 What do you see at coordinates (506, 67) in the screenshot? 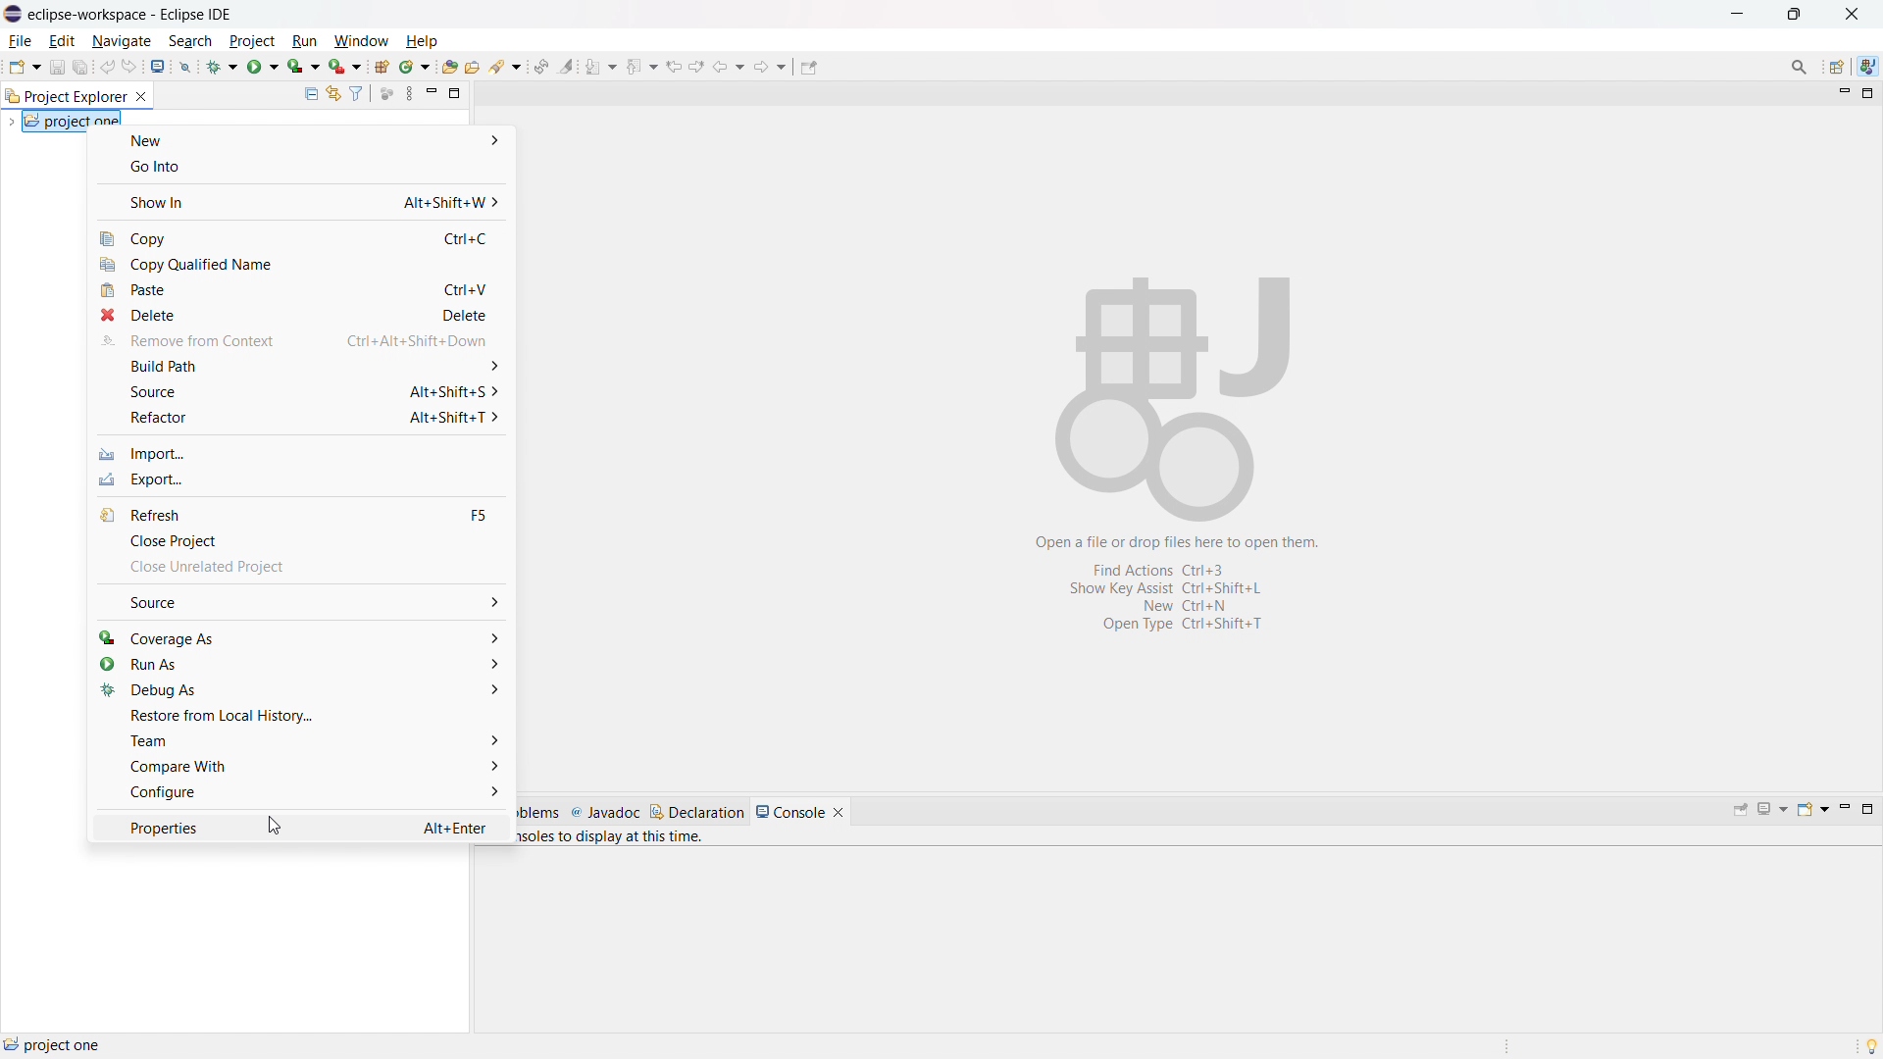
I see `search` at bounding box center [506, 67].